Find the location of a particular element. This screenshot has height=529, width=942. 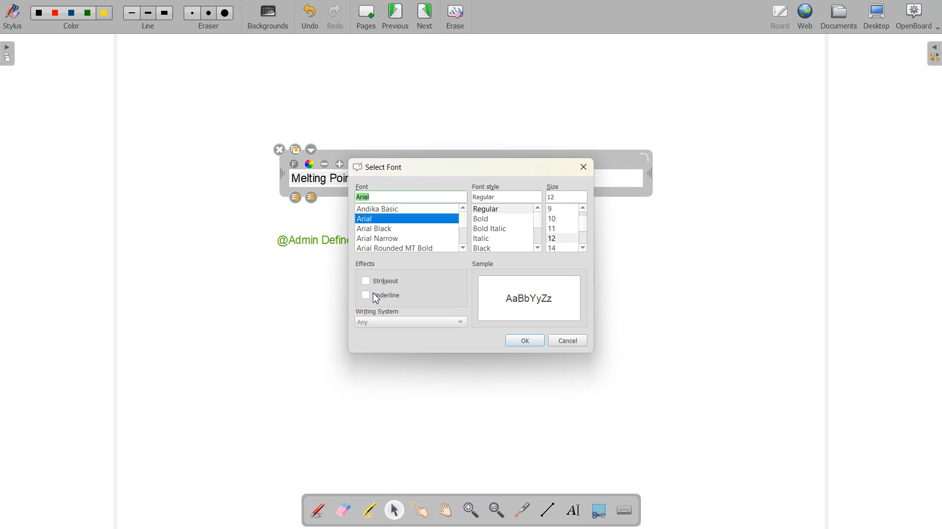

Redo is located at coordinates (335, 17).